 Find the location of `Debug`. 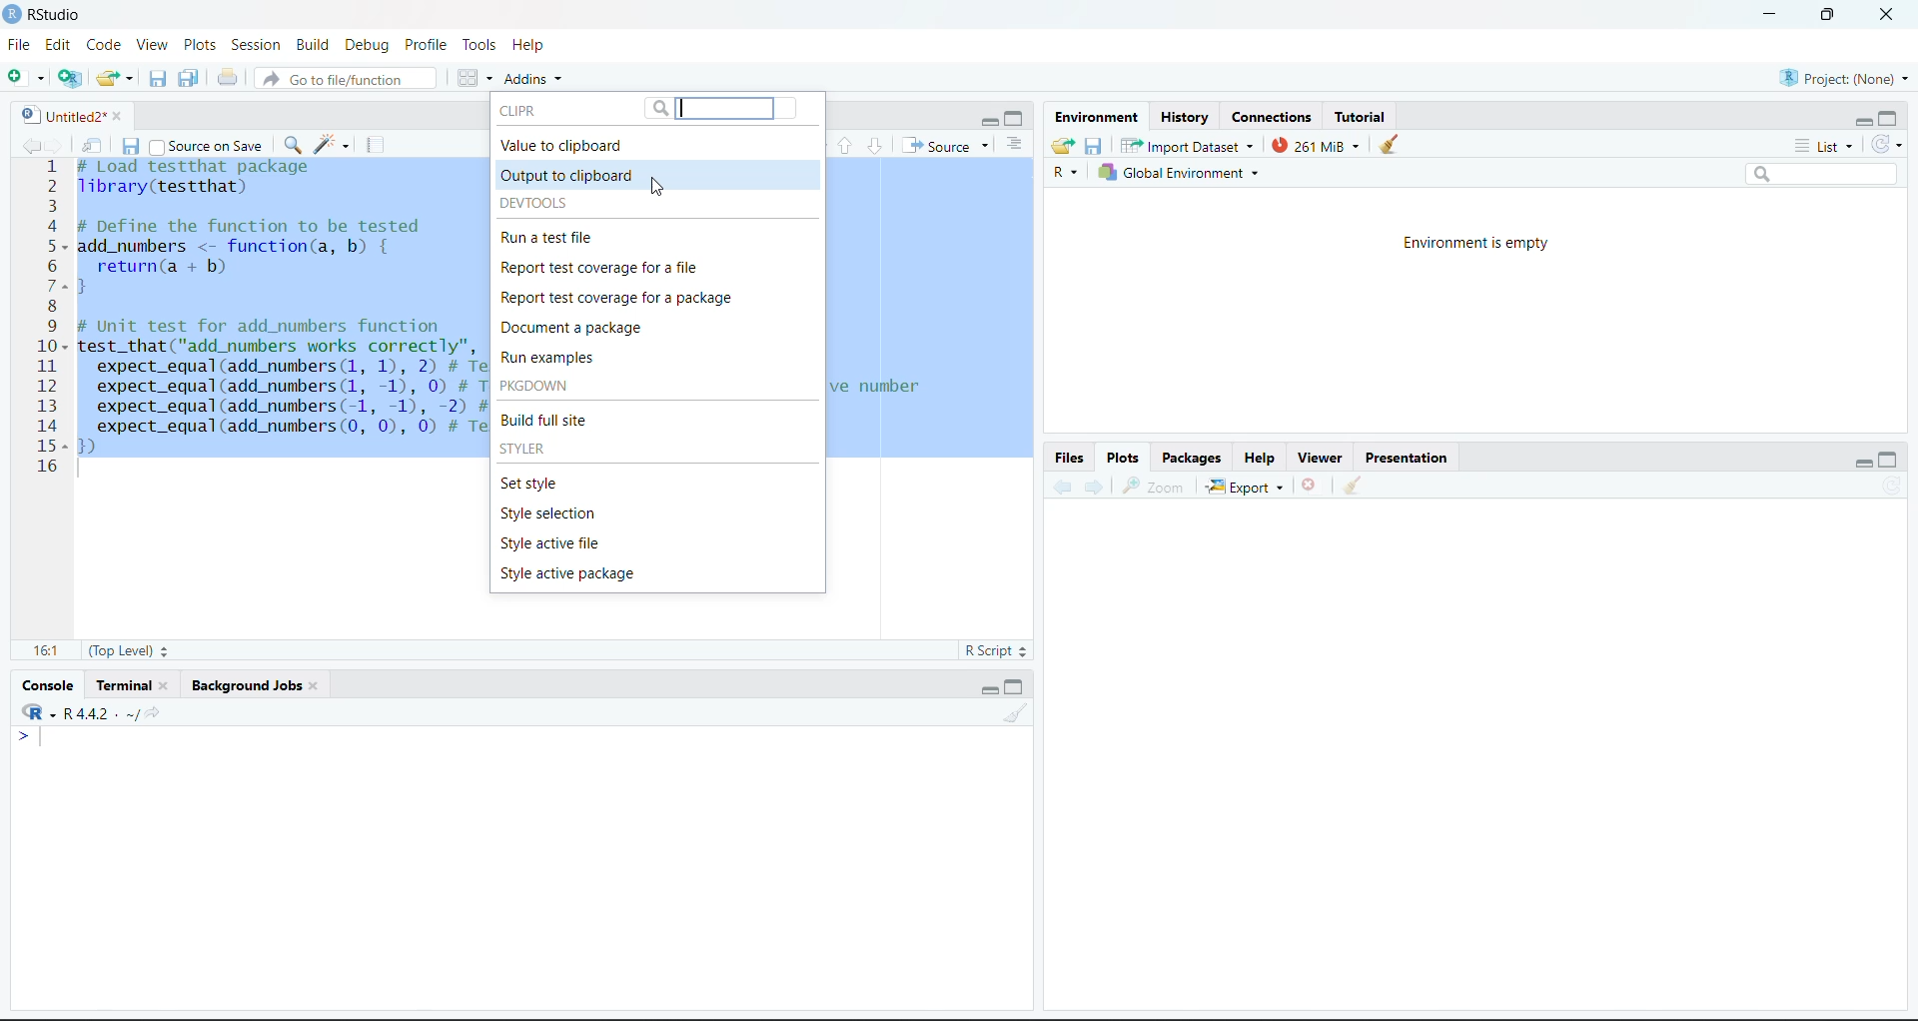

Debug is located at coordinates (367, 46).